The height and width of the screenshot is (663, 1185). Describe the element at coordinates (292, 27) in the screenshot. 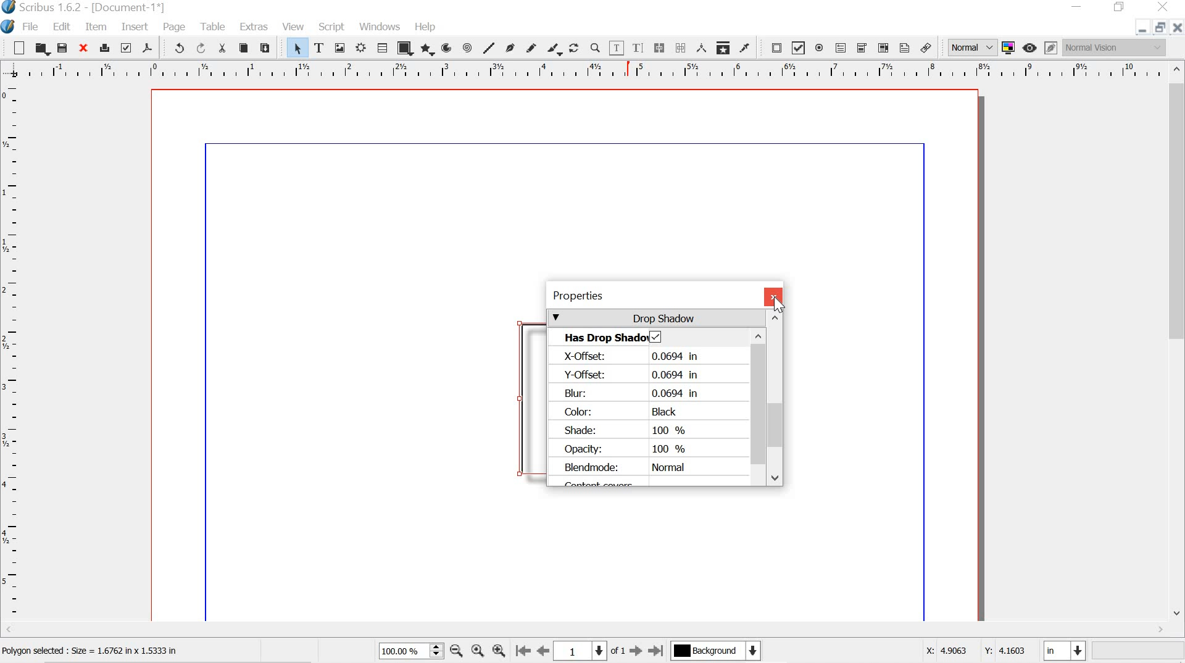

I see `VIEW` at that location.